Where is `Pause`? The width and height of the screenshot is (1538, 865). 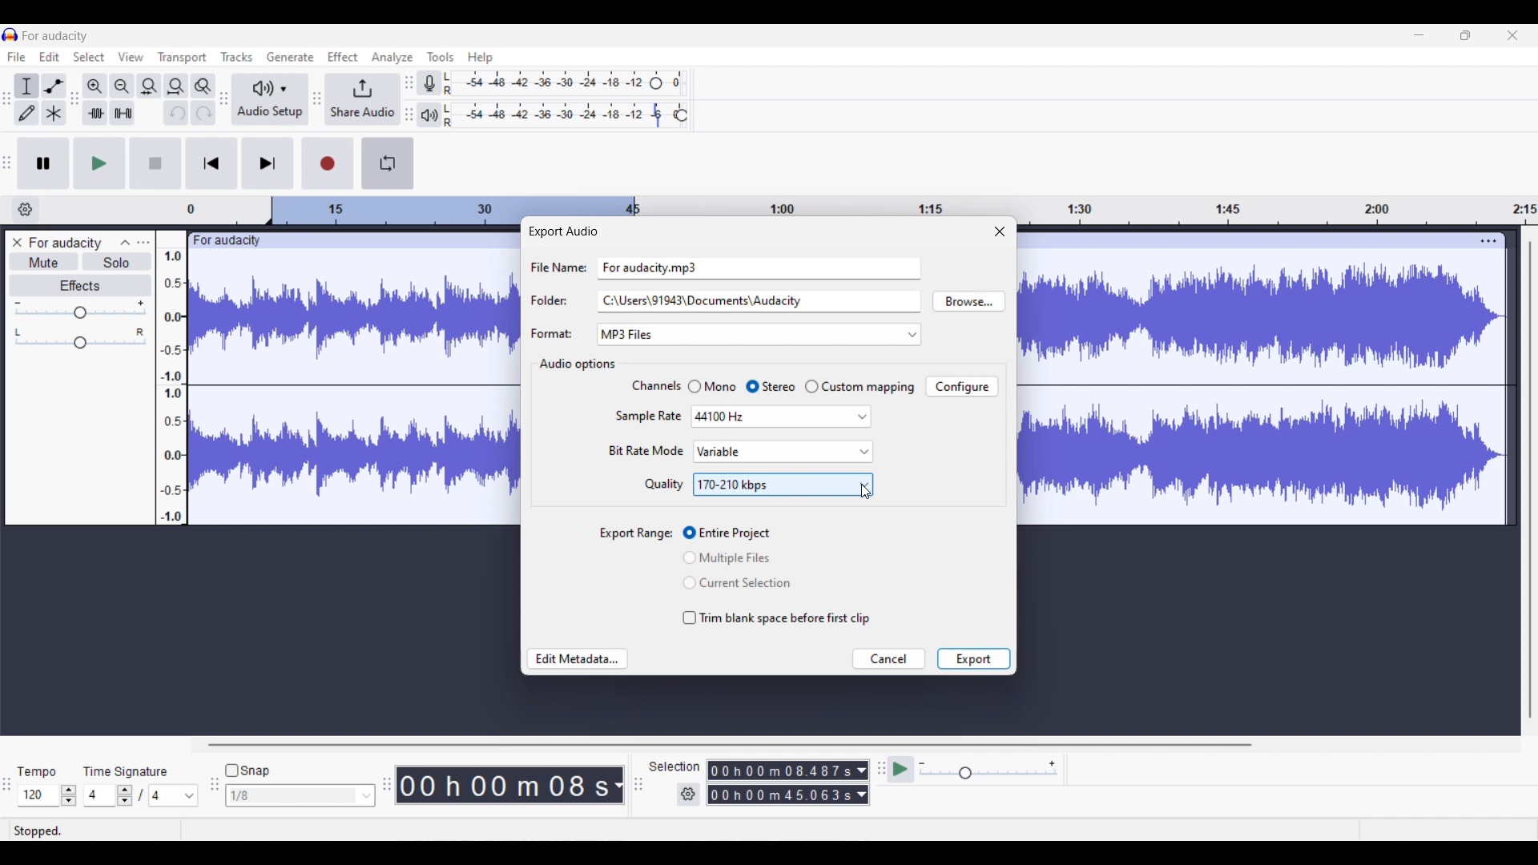
Pause is located at coordinates (43, 163).